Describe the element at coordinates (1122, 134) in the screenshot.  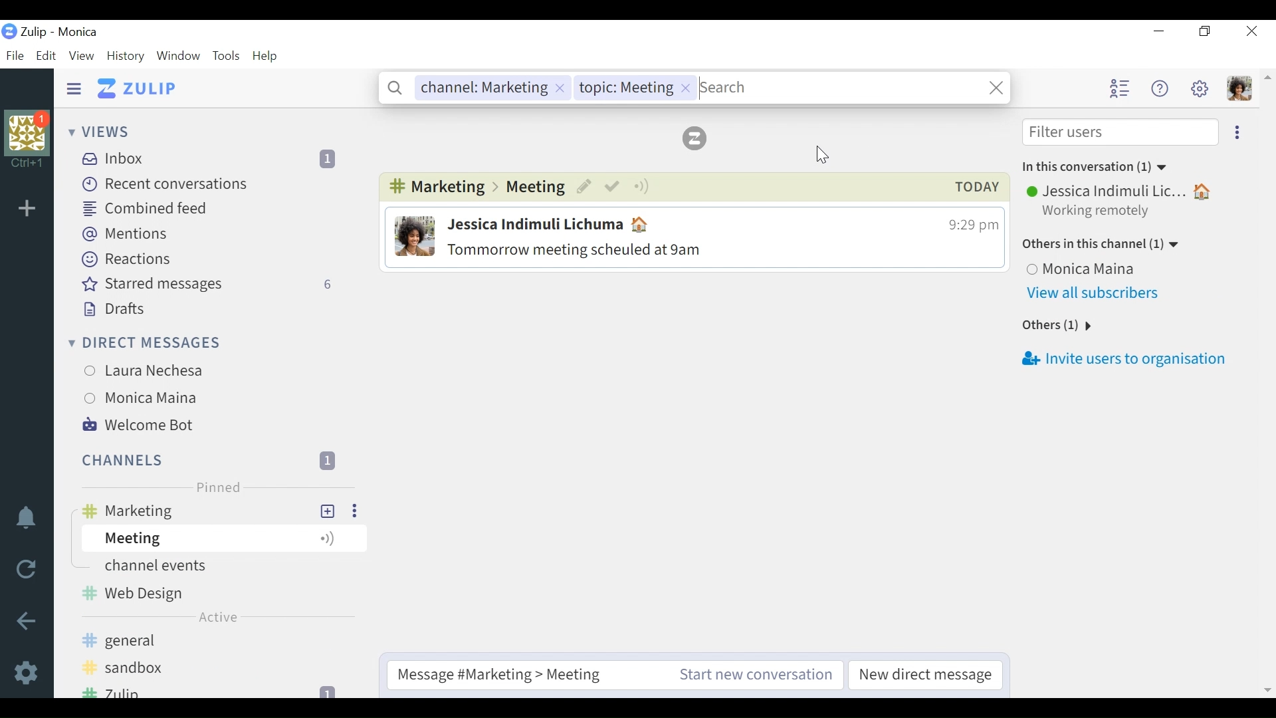
I see `Filter users` at that location.